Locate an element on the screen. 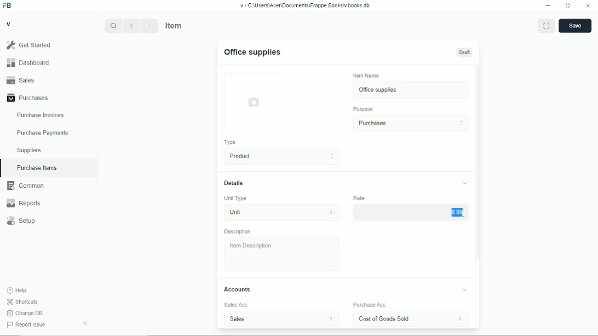 This screenshot has height=336, width=598. help is located at coordinates (18, 291).